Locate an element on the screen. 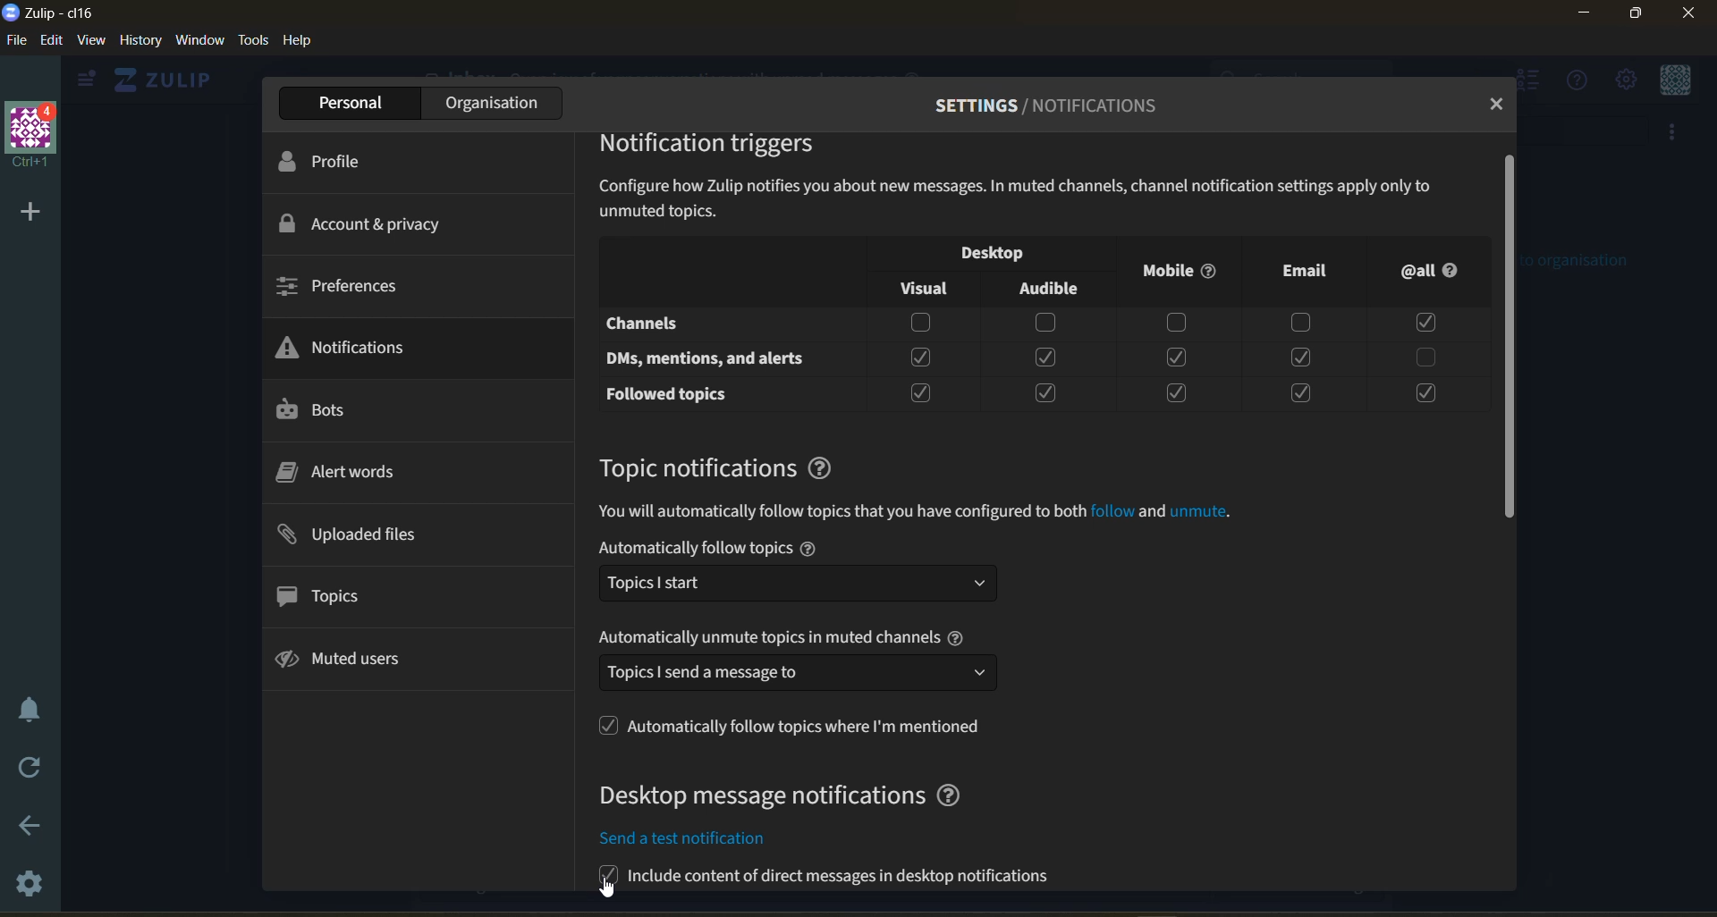 The width and height of the screenshot is (1717, 917). Checkbox is located at coordinates (1303, 391).